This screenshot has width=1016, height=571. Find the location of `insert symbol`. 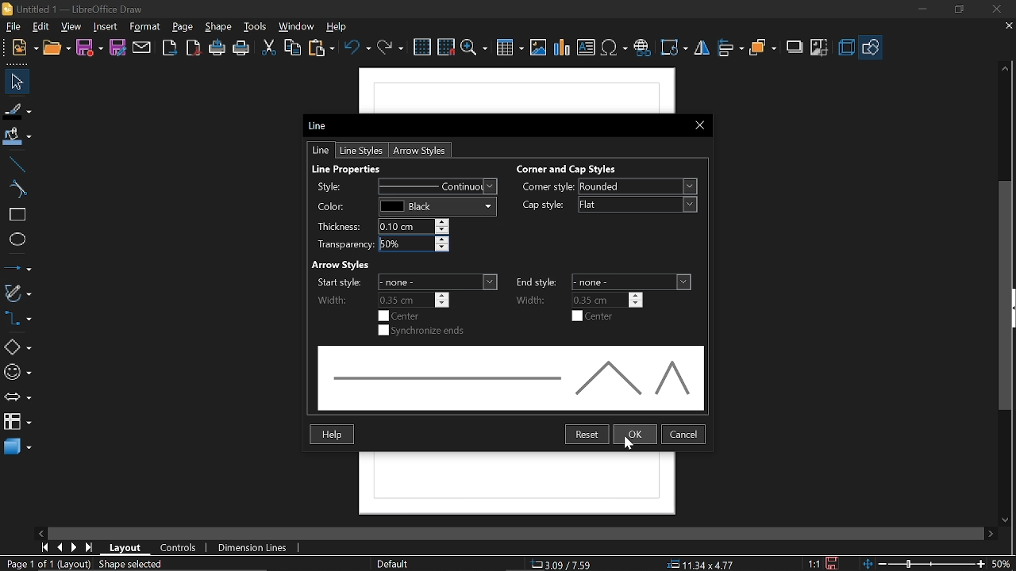

insert symbol is located at coordinates (614, 47).